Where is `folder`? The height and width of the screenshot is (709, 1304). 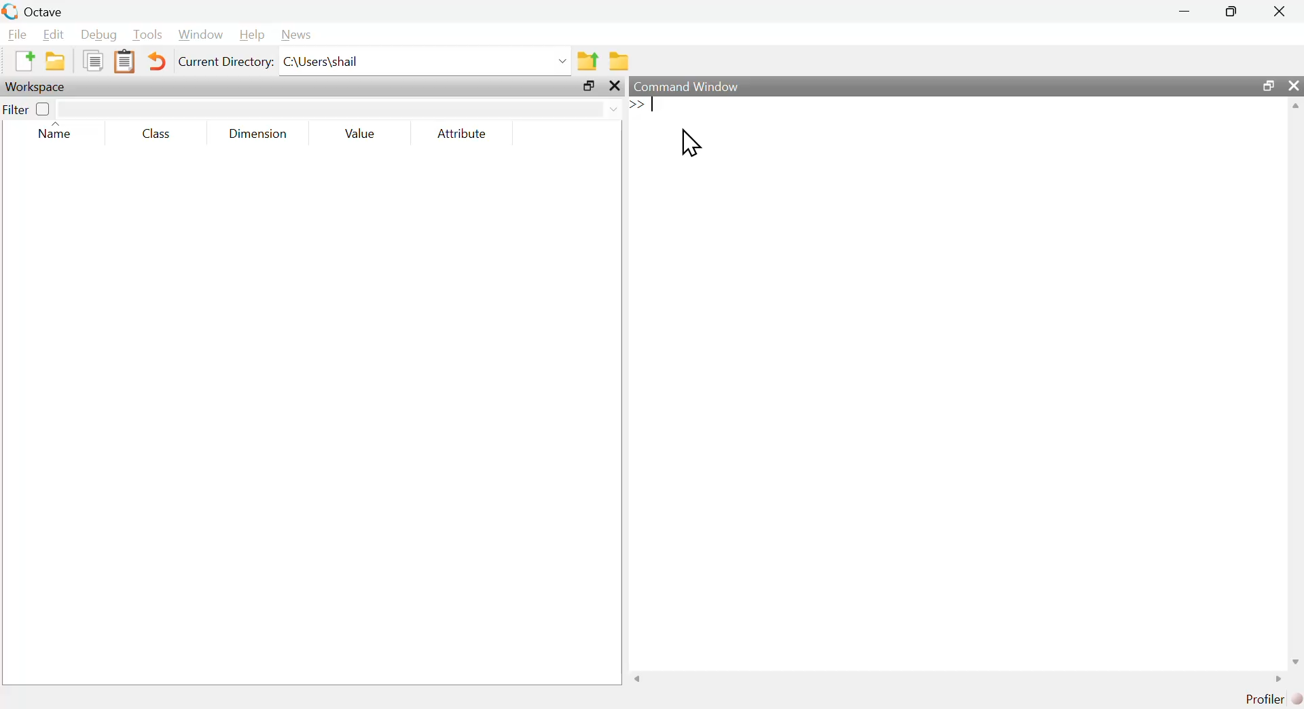 folder is located at coordinates (621, 58).